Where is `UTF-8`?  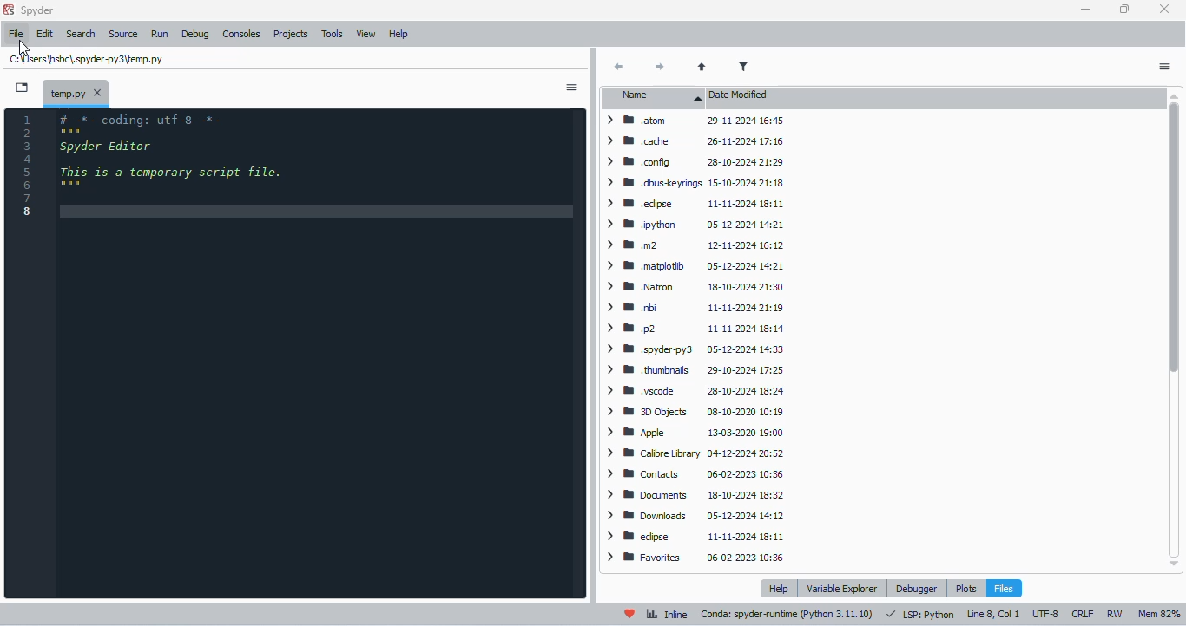 UTF-8 is located at coordinates (1046, 615).